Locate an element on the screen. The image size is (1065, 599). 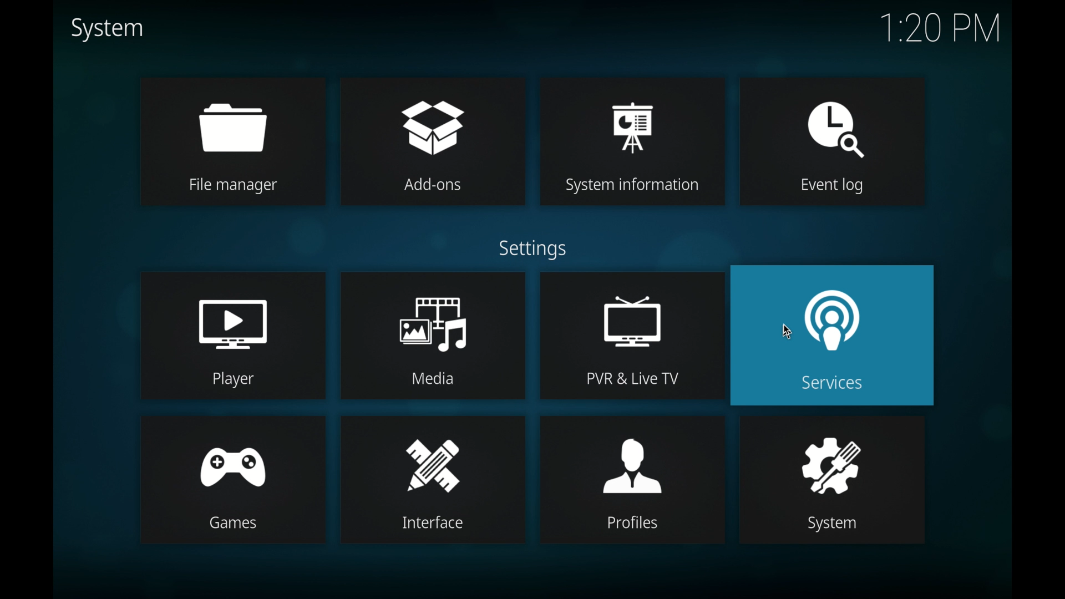
system is located at coordinates (106, 29).